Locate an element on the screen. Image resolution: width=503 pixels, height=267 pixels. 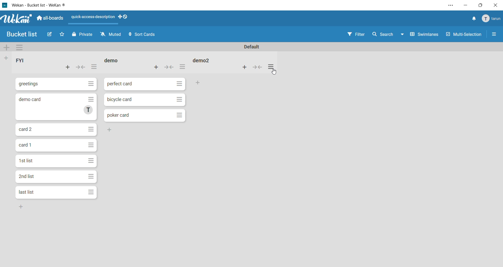
 is located at coordinates (21, 207).